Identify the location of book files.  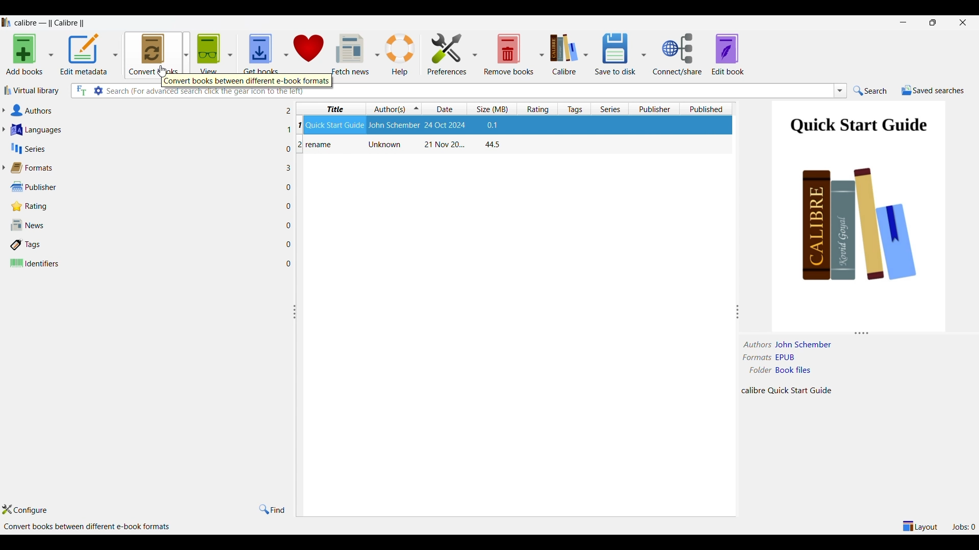
(793, 370).